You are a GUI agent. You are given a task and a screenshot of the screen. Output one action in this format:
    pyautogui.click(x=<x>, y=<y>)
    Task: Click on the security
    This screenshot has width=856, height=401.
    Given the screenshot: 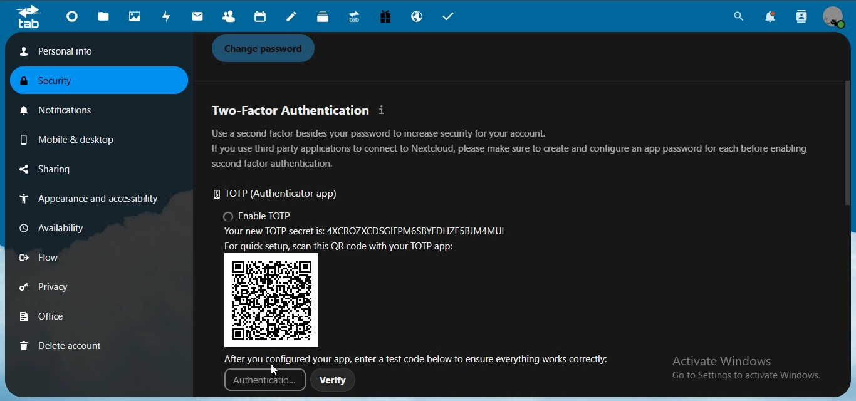 What is the action you would take?
    pyautogui.click(x=56, y=82)
    